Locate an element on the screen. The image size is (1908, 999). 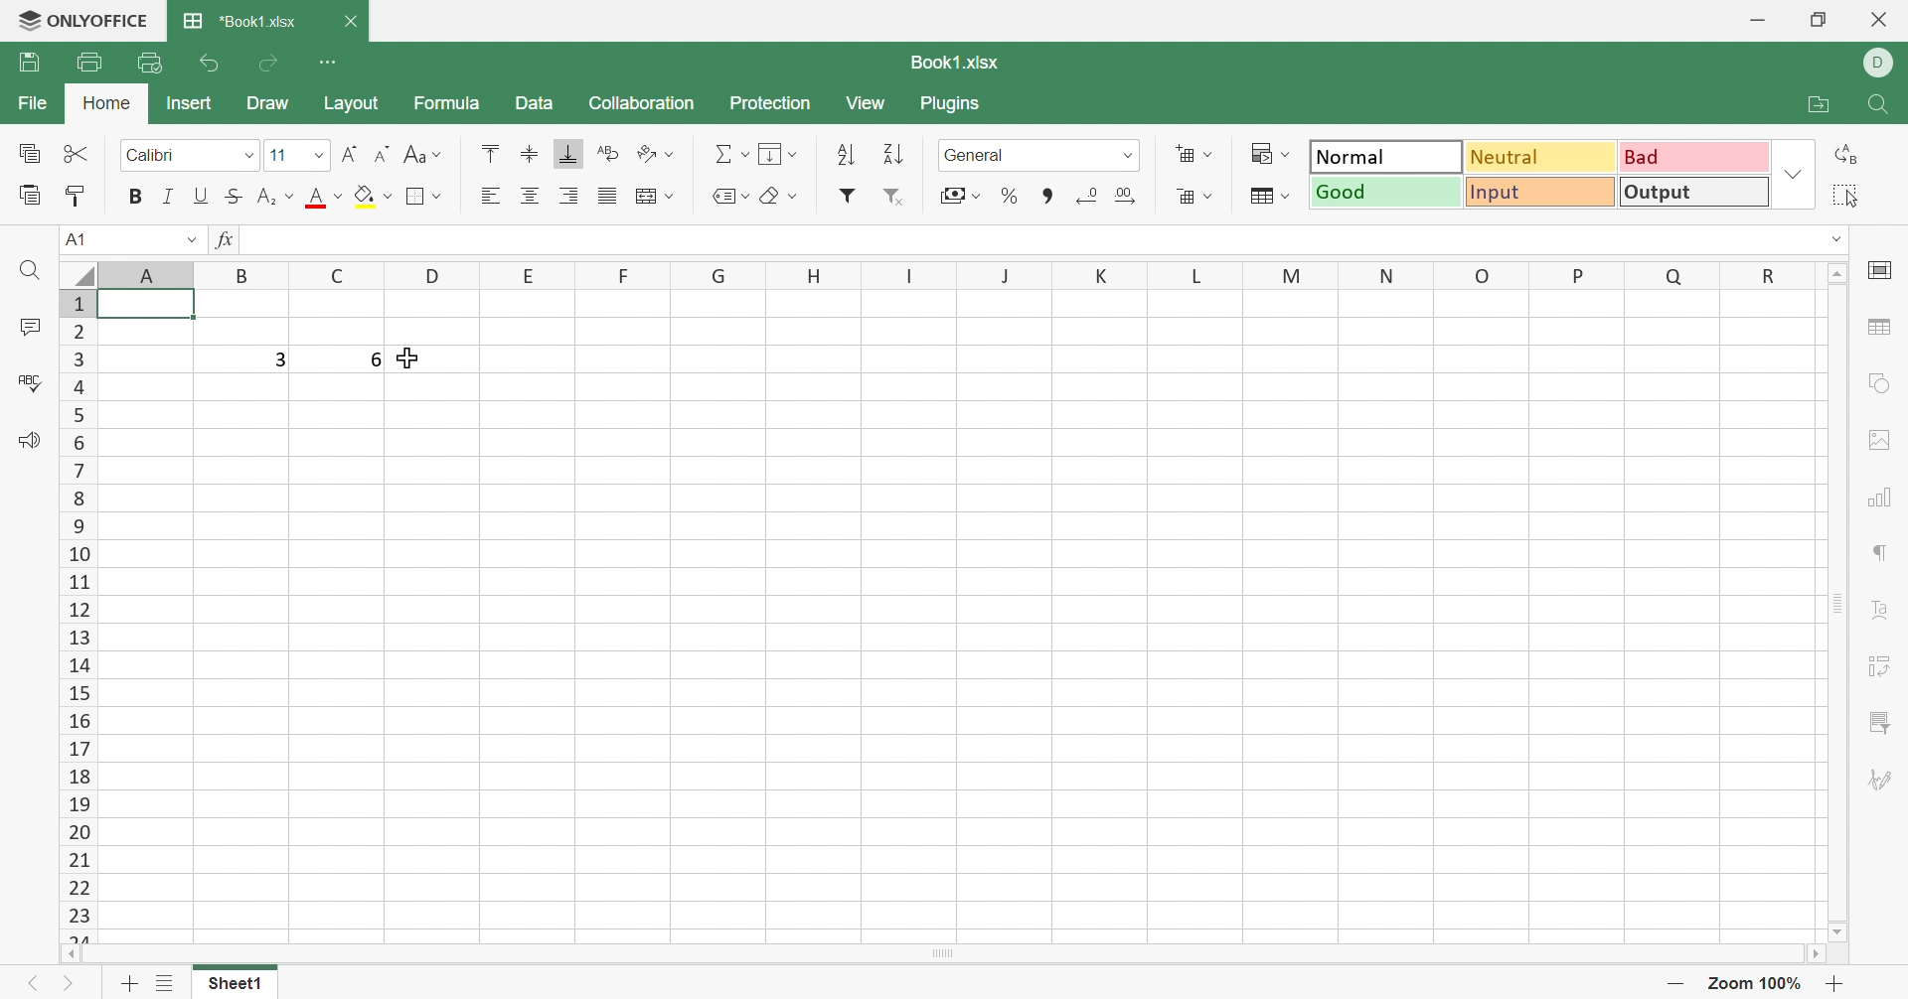
Paste is located at coordinates (30, 199).